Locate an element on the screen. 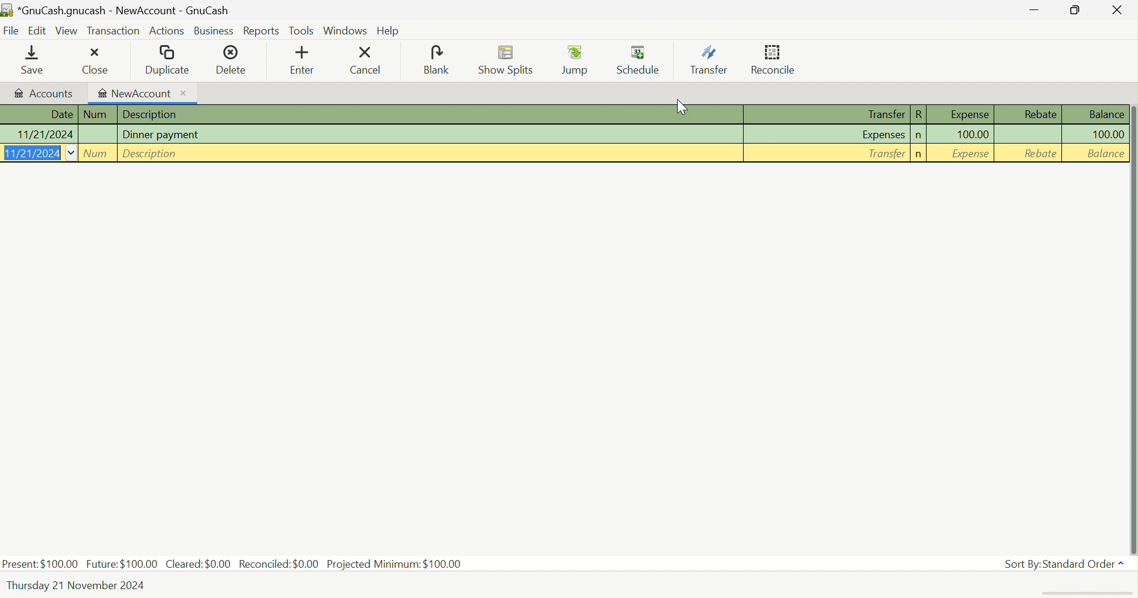  View is located at coordinates (67, 30).